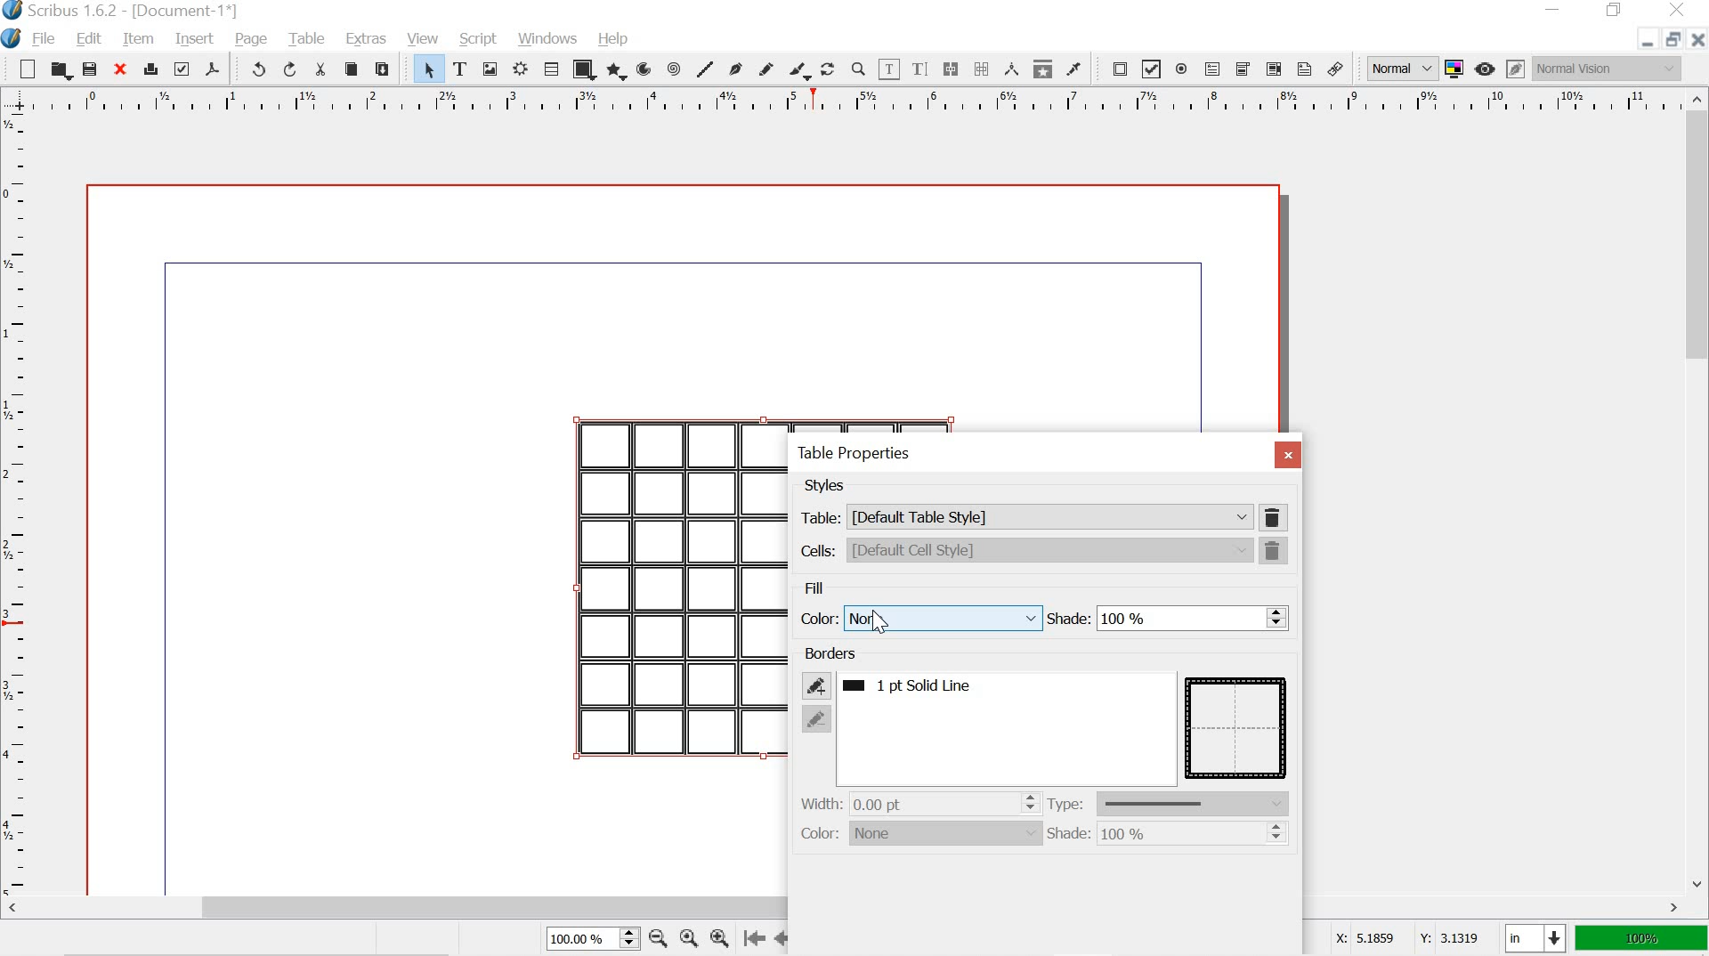 The image size is (1709, 956). I want to click on pdf check box, so click(1153, 69).